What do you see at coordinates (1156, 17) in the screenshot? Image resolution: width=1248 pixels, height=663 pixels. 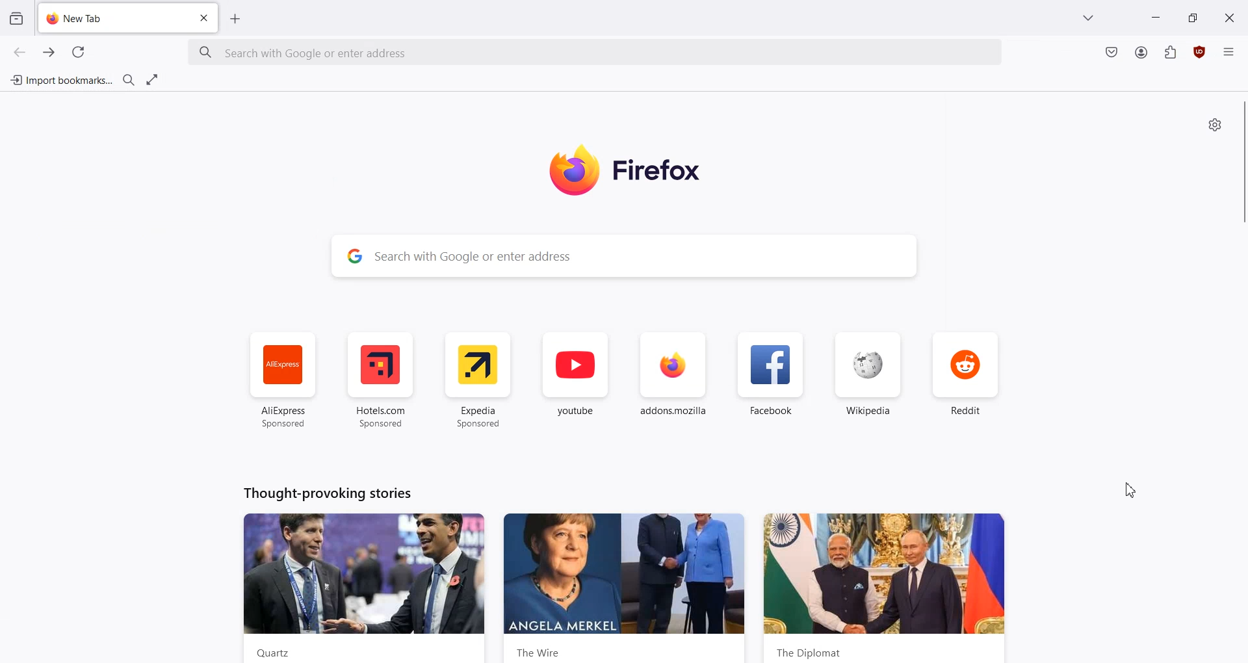 I see `Minimize` at bounding box center [1156, 17].